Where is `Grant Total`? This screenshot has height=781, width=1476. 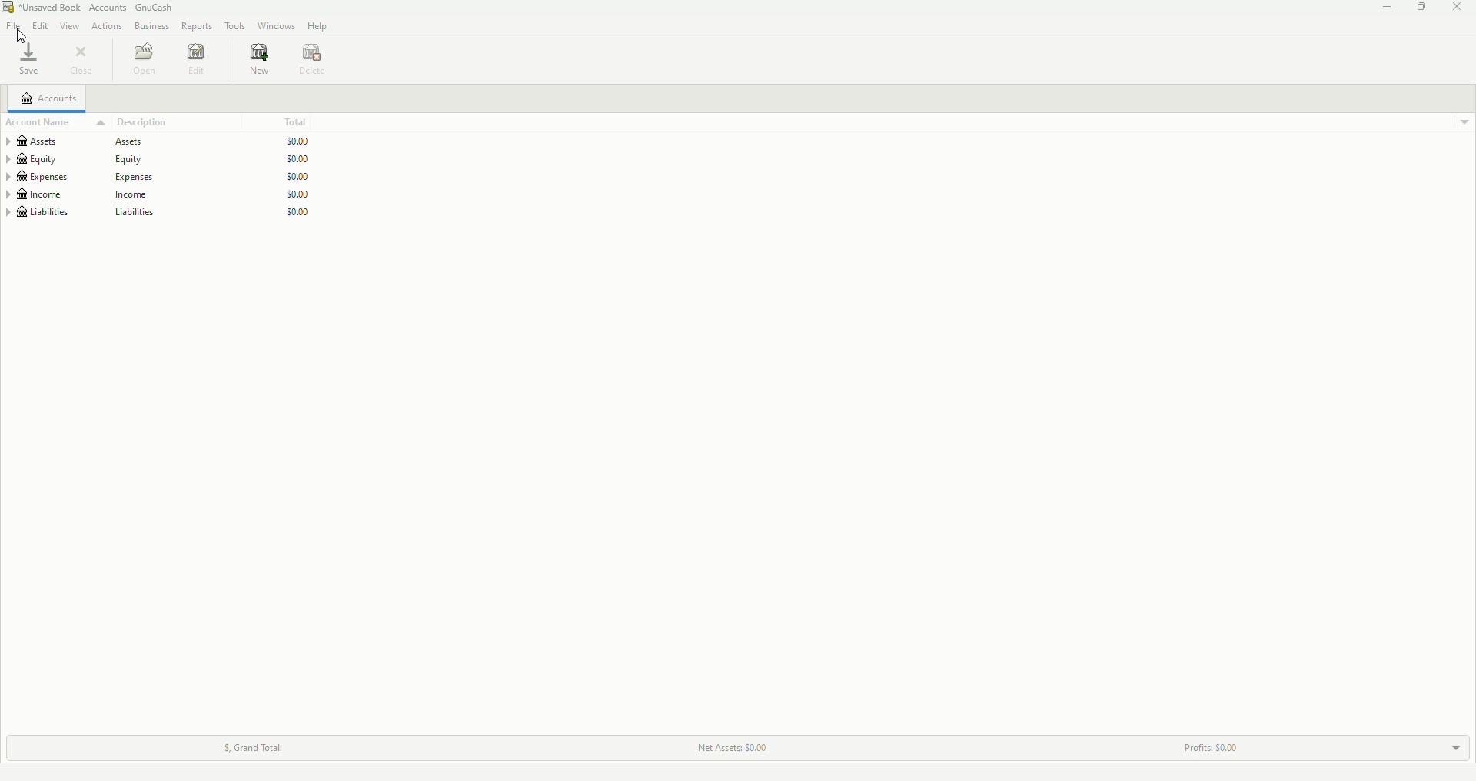
Grant Total is located at coordinates (264, 743).